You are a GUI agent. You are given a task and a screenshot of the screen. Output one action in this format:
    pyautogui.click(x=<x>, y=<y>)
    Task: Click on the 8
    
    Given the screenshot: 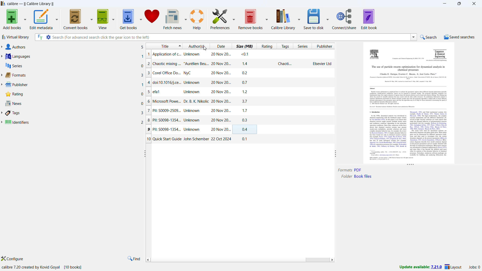 What is the action you would take?
    pyautogui.click(x=149, y=120)
    